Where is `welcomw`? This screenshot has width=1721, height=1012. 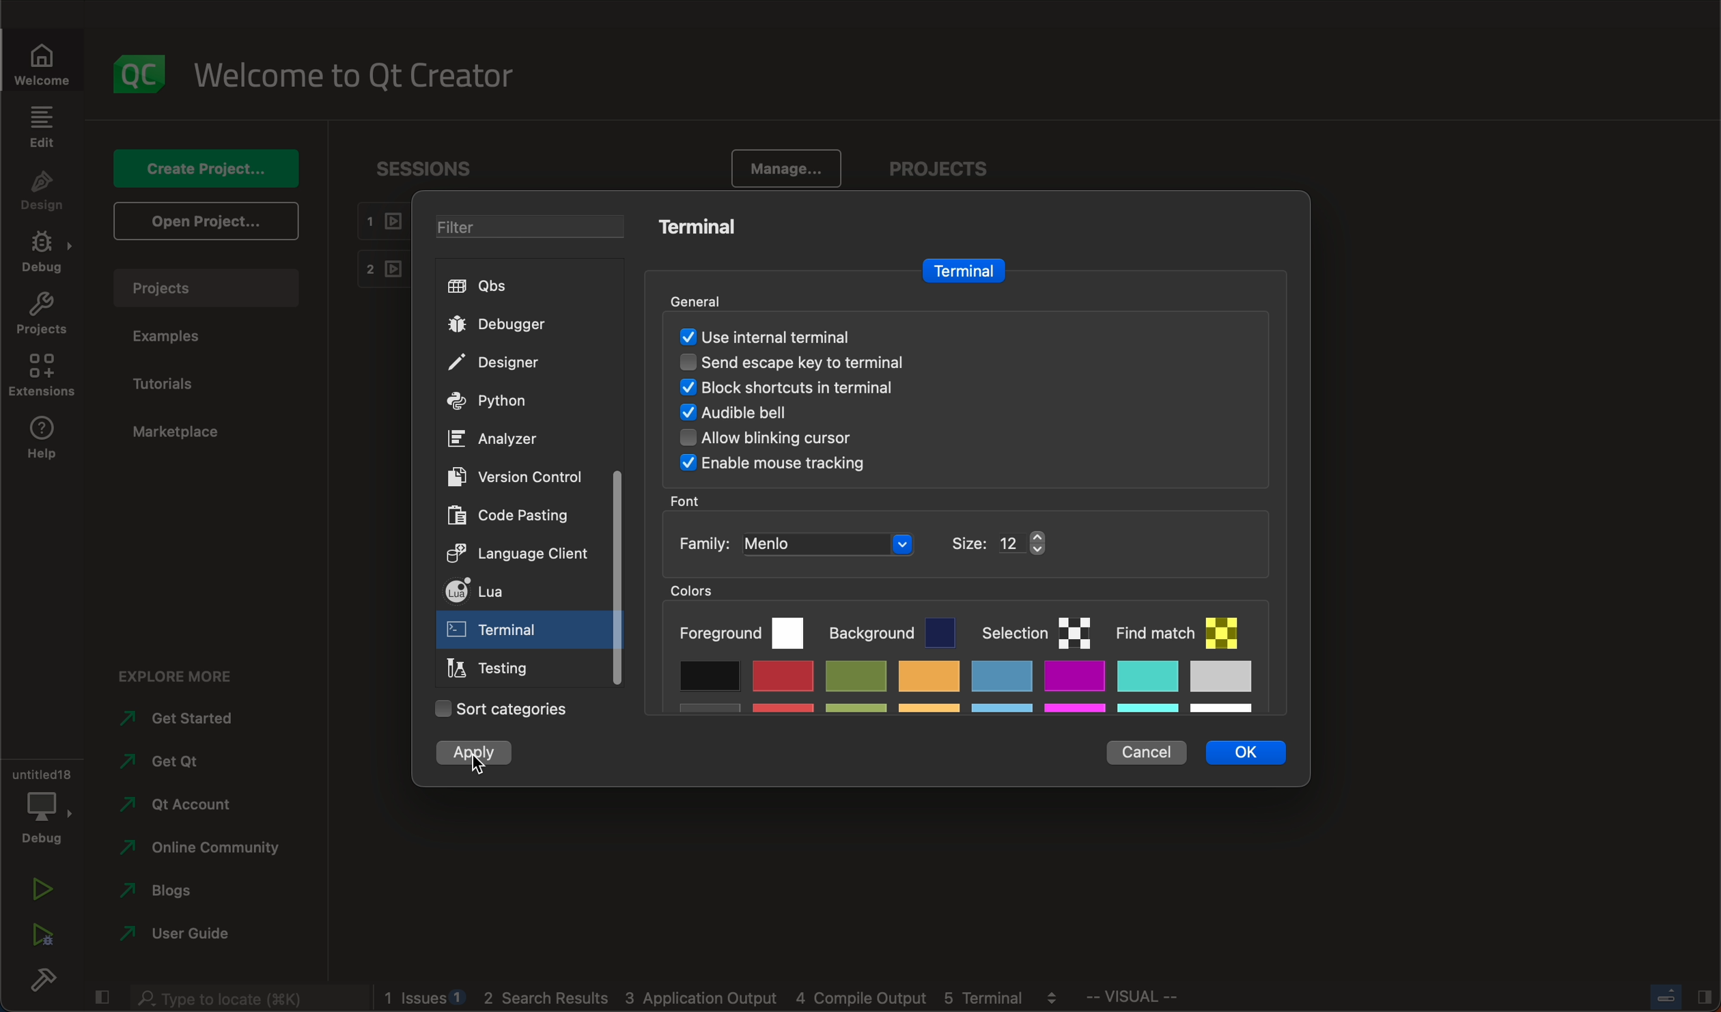 welcomw is located at coordinates (46, 56).